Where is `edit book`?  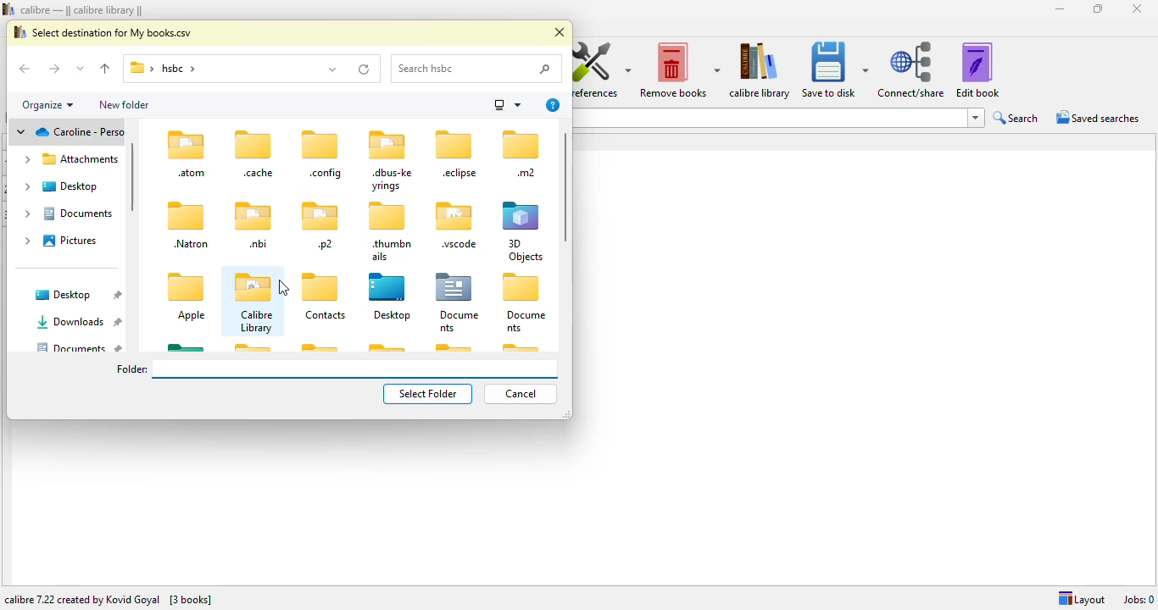 edit book is located at coordinates (977, 69).